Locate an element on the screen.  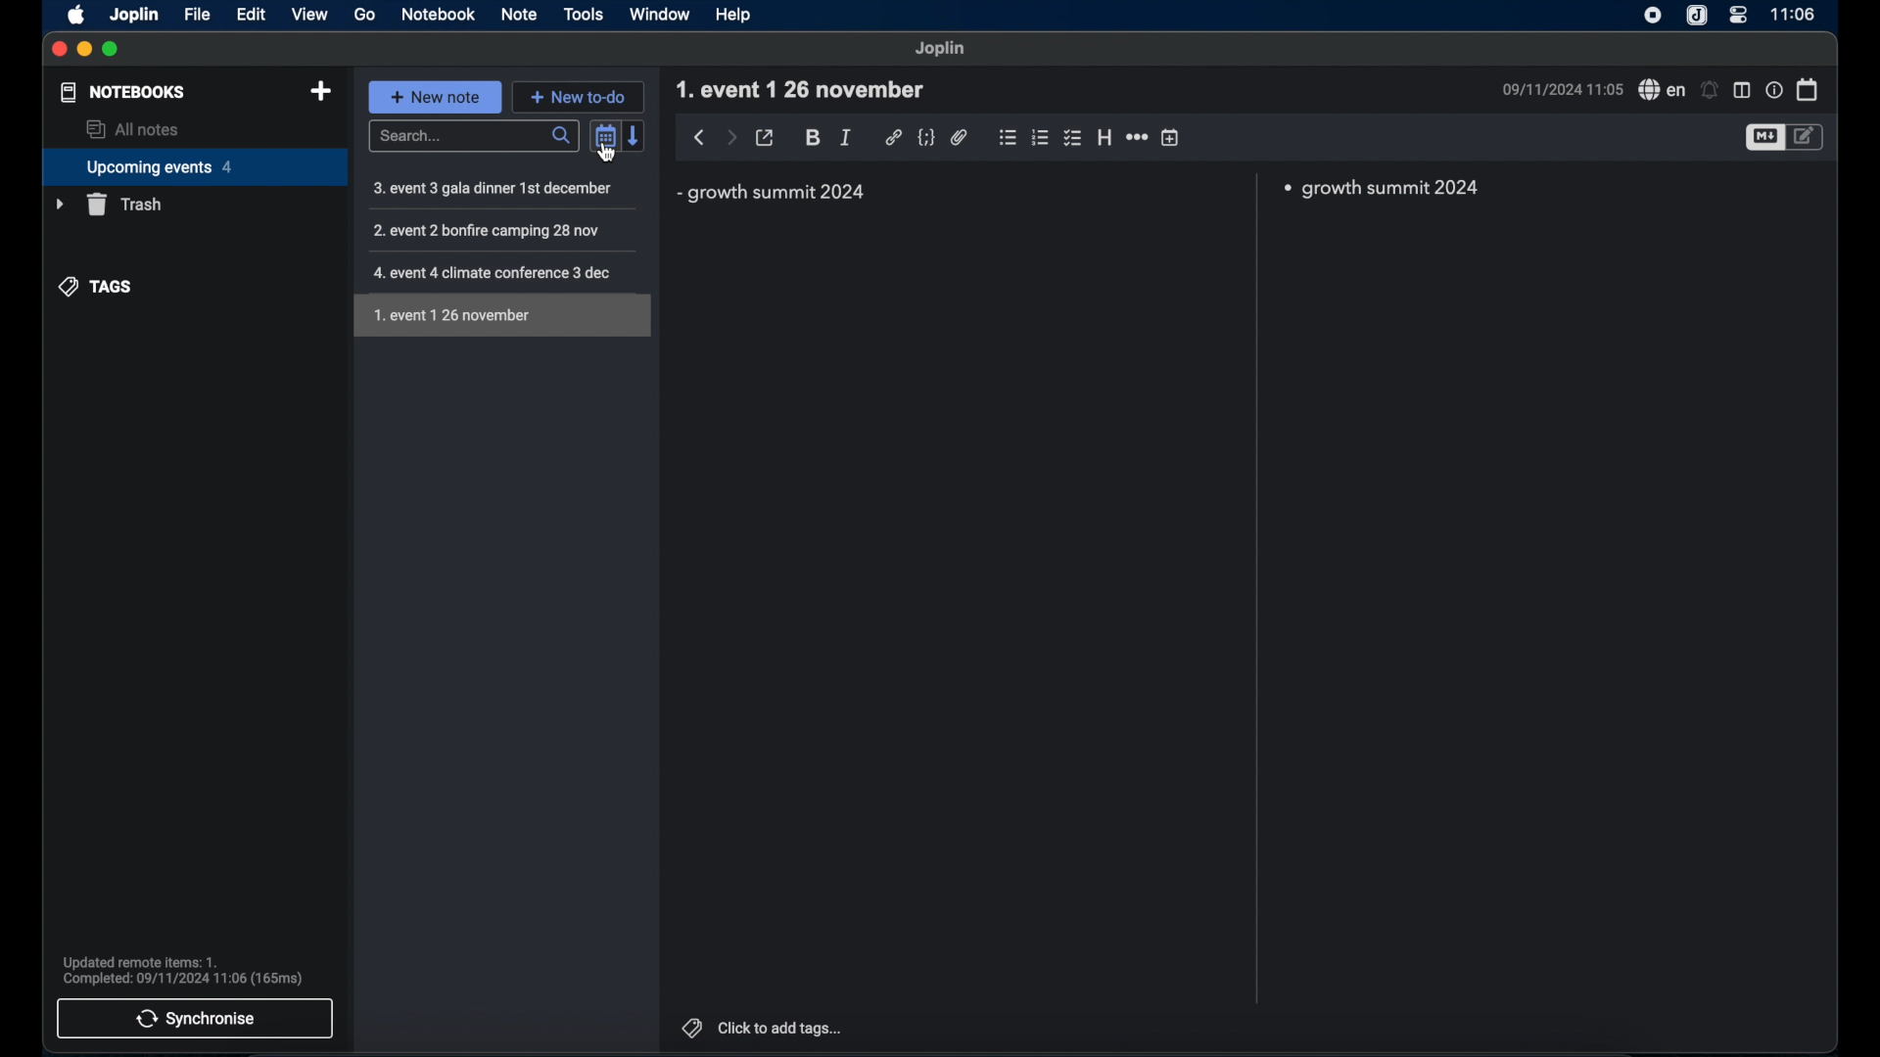
screen recorder icon is located at coordinates (1654, 15).